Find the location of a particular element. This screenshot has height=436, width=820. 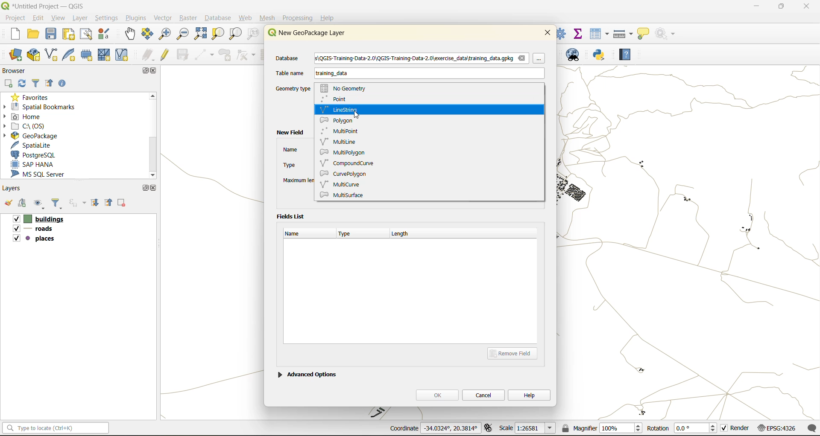

style manager is located at coordinates (105, 34).